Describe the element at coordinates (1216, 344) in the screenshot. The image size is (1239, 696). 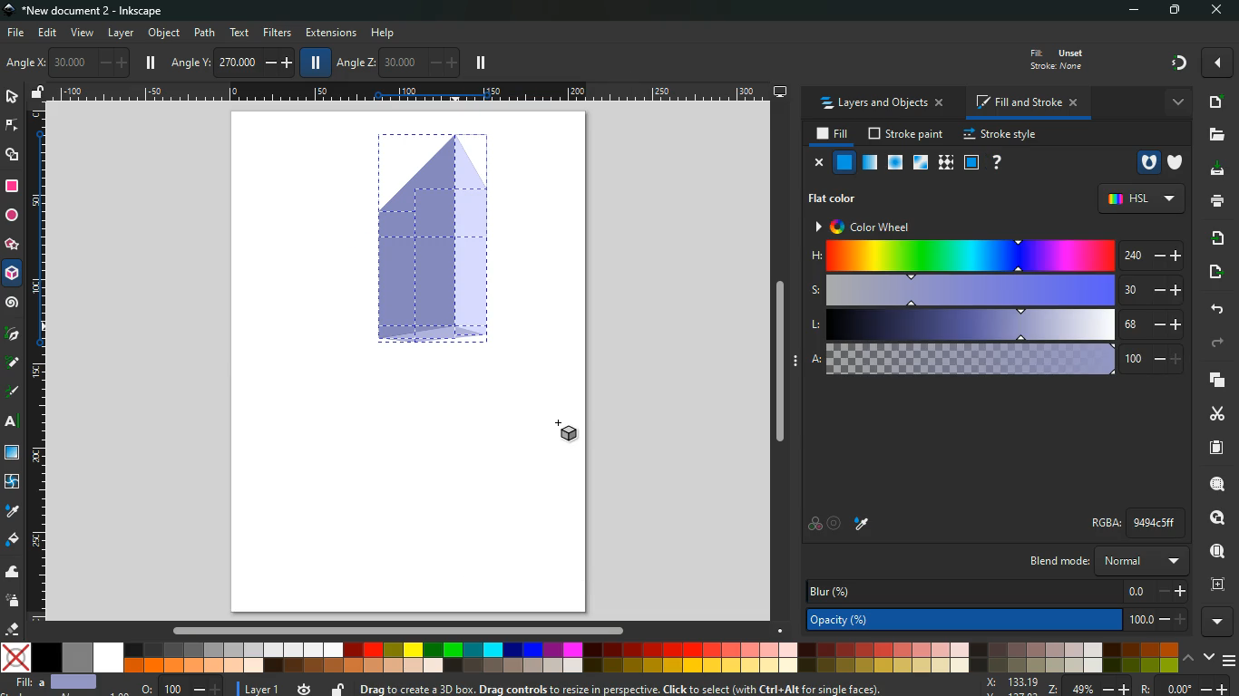
I see `forward` at that location.